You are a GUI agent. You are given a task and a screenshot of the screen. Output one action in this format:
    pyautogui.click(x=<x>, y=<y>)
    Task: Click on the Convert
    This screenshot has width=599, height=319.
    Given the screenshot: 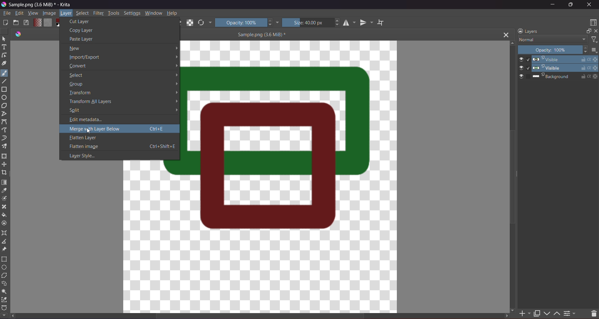 What is the action you would take?
    pyautogui.click(x=122, y=67)
    